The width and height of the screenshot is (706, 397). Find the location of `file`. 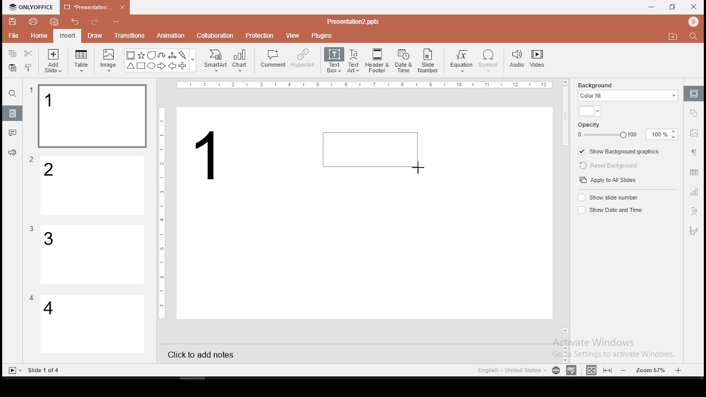

file is located at coordinates (13, 36).